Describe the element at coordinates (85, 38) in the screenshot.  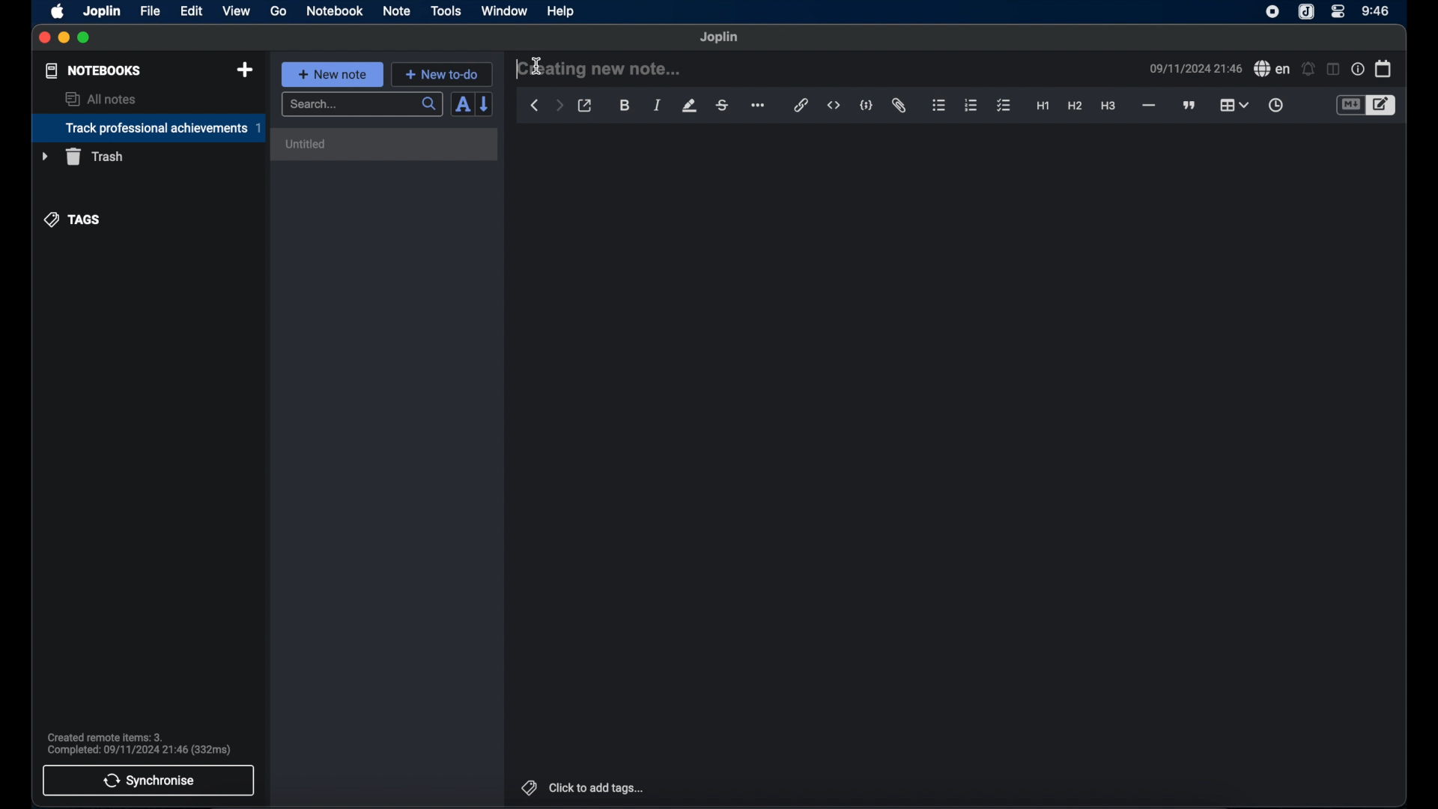
I see `maximize` at that location.